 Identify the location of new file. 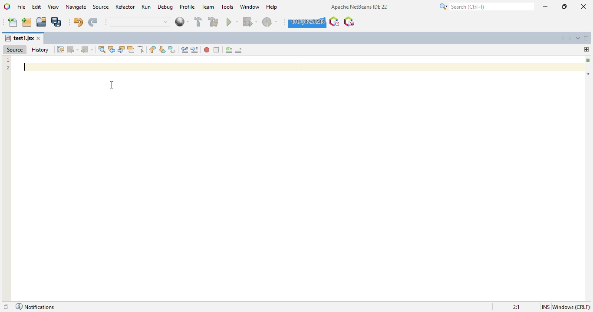
(13, 22).